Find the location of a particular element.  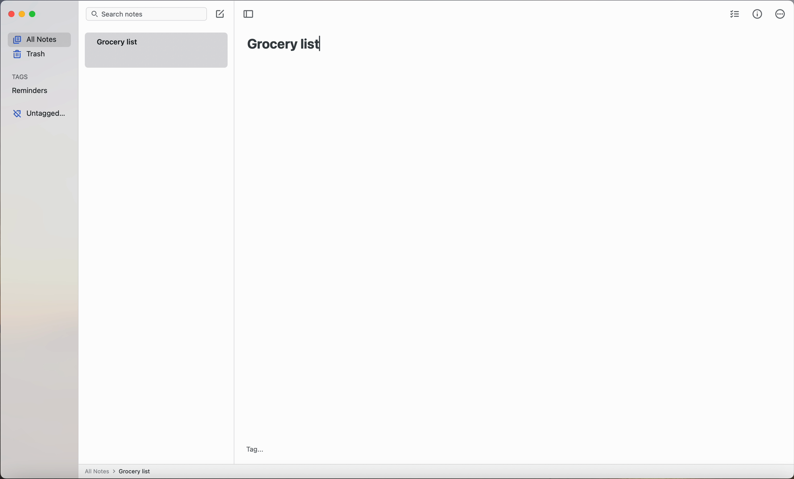

search bar is located at coordinates (145, 14).